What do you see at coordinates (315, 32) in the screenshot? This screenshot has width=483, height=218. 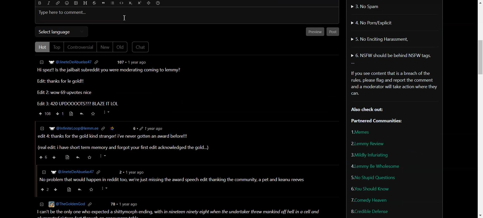 I see `Preview` at bounding box center [315, 32].